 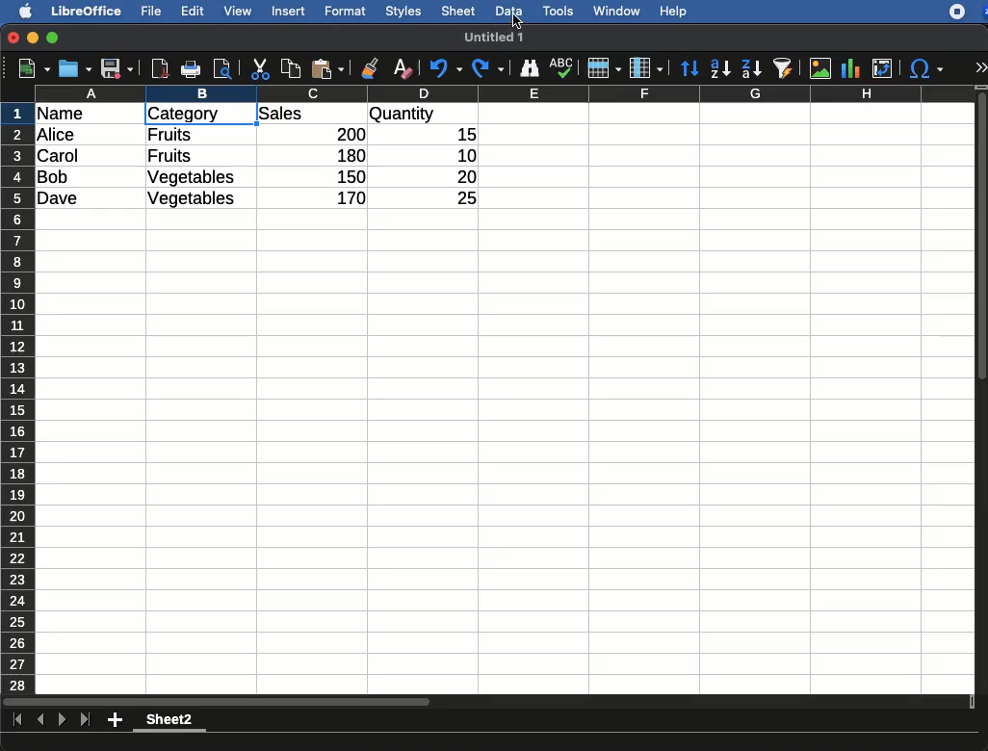 What do you see at coordinates (237, 114) in the screenshot?
I see `selected` at bounding box center [237, 114].